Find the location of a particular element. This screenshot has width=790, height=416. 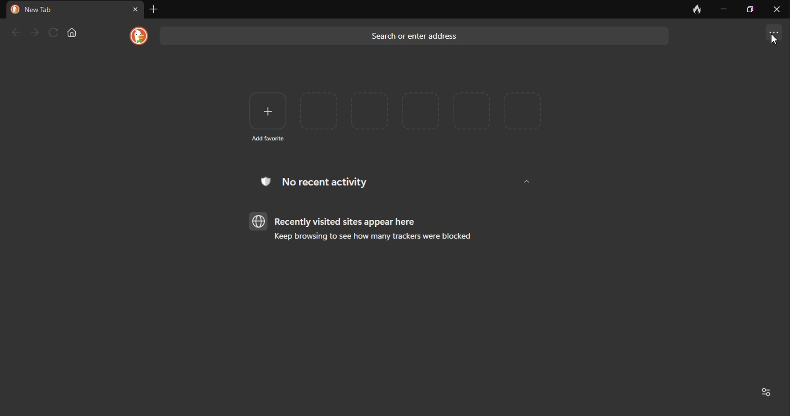

new tab  is located at coordinates (42, 10).